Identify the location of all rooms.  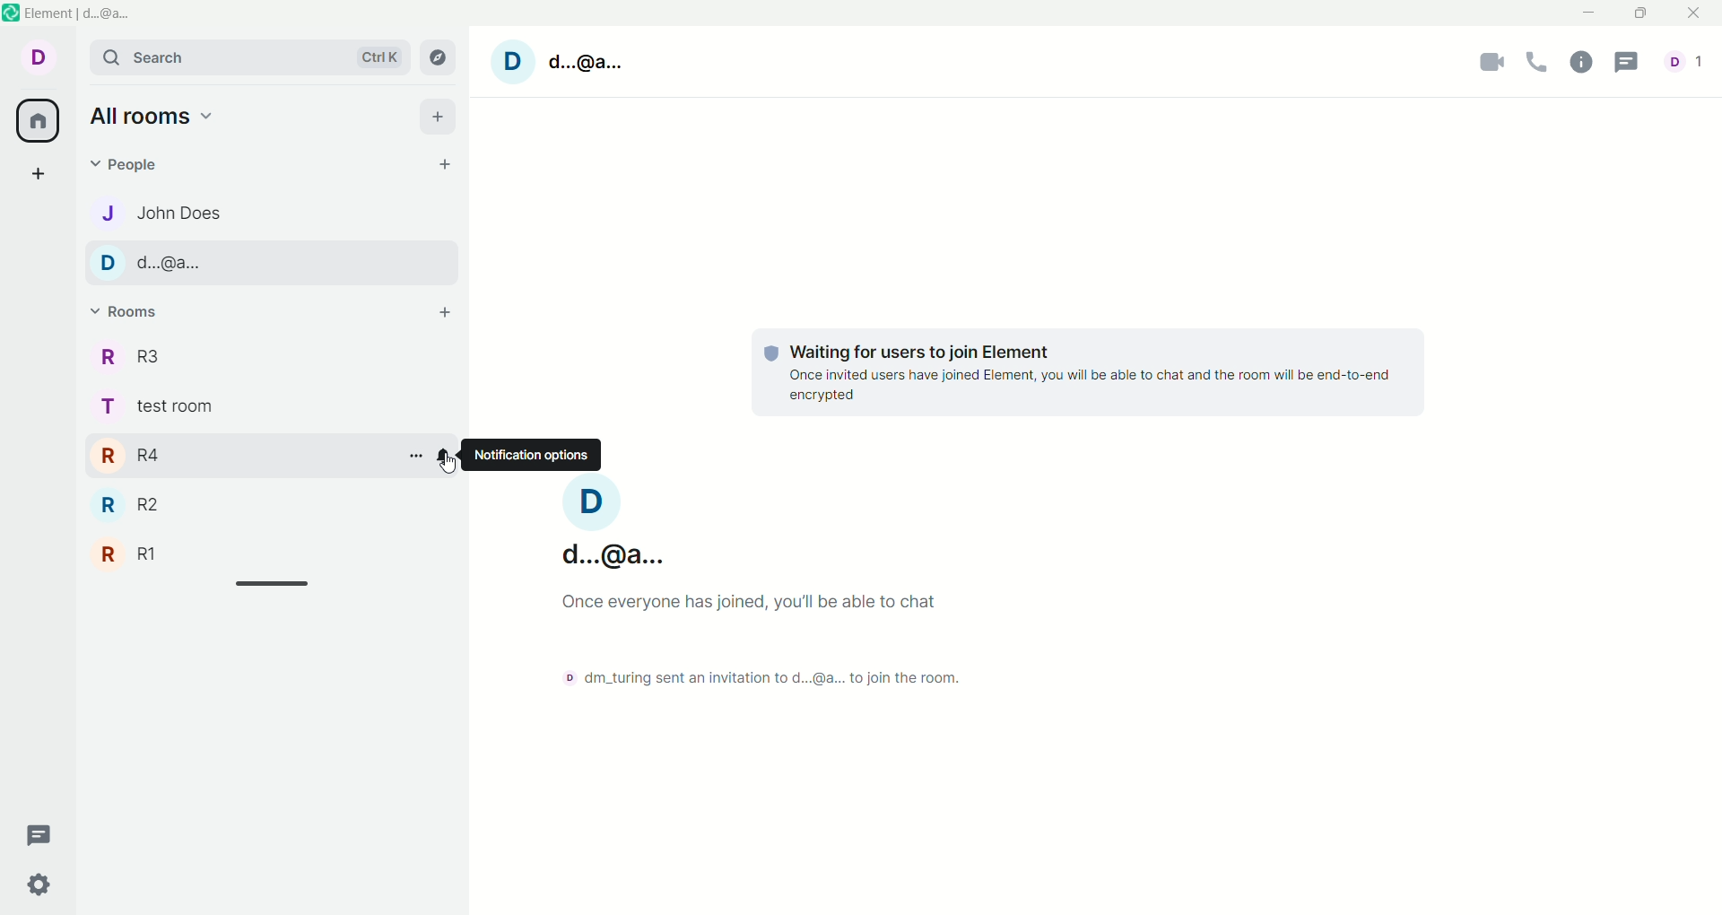
(39, 121).